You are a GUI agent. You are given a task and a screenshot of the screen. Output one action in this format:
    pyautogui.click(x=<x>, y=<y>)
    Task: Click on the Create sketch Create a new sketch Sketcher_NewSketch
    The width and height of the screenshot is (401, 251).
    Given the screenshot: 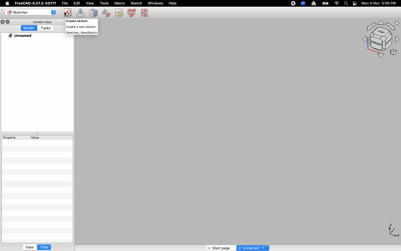 What is the action you would take?
    pyautogui.click(x=81, y=28)
    